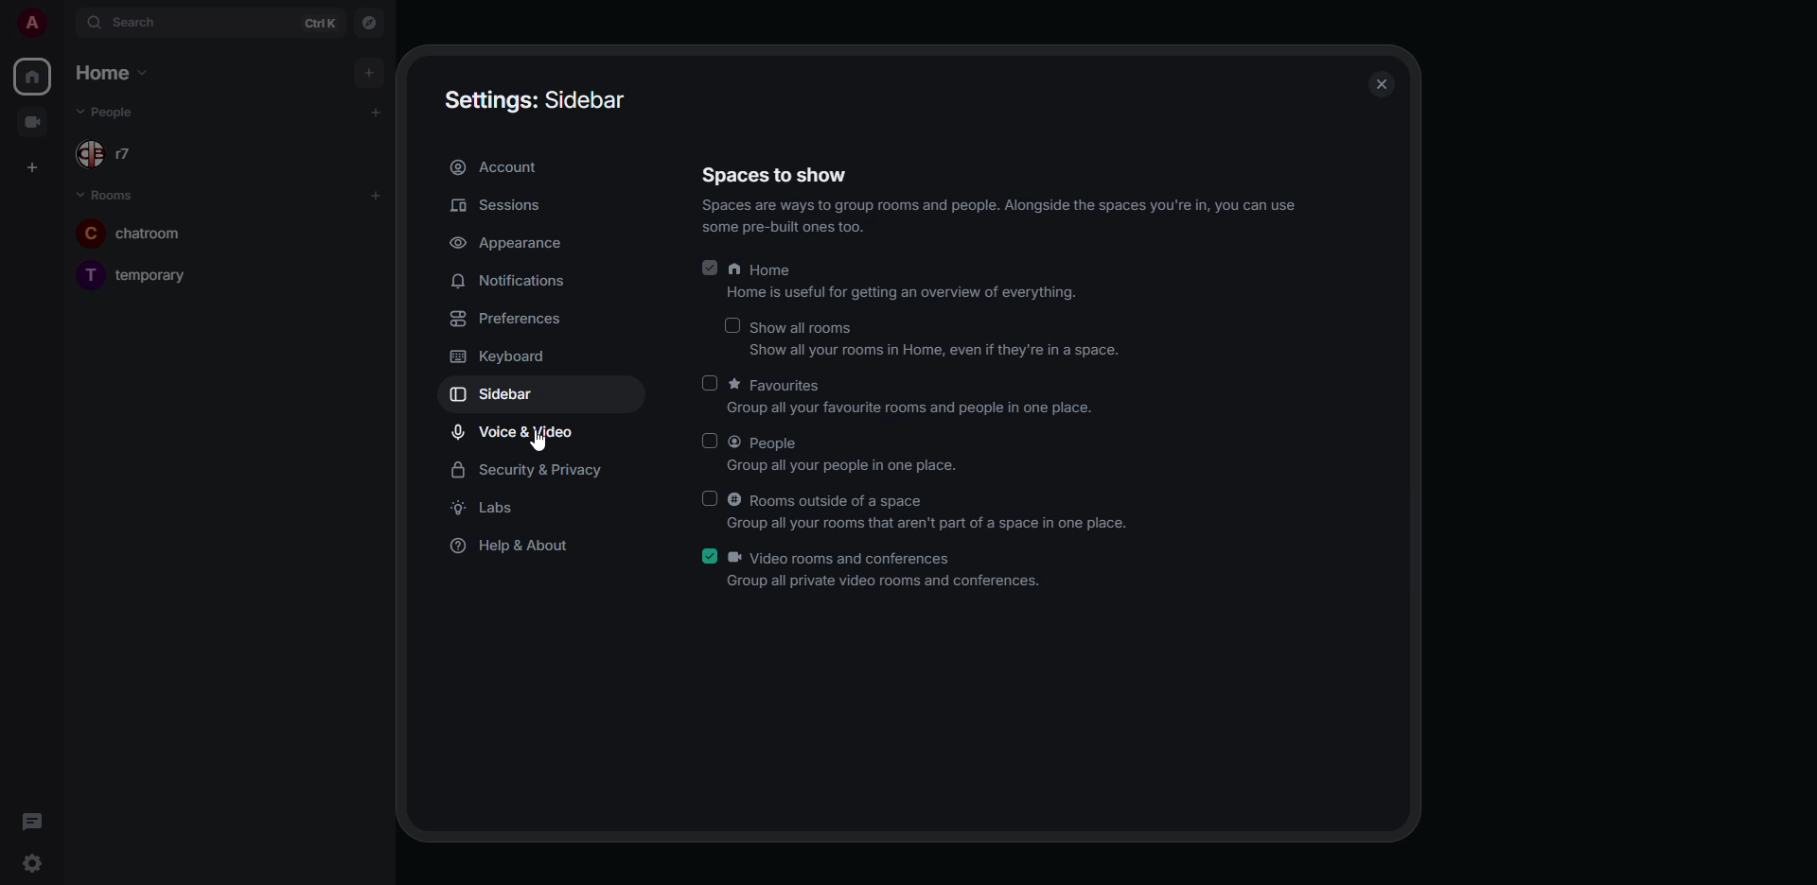  What do you see at coordinates (920, 396) in the screenshot?
I see `favorites` at bounding box center [920, 396].